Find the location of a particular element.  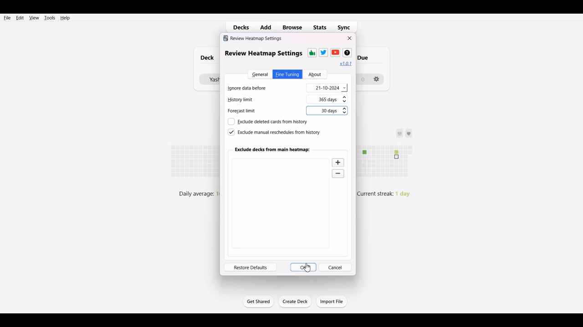

Help is located at coordinates (65, 18).